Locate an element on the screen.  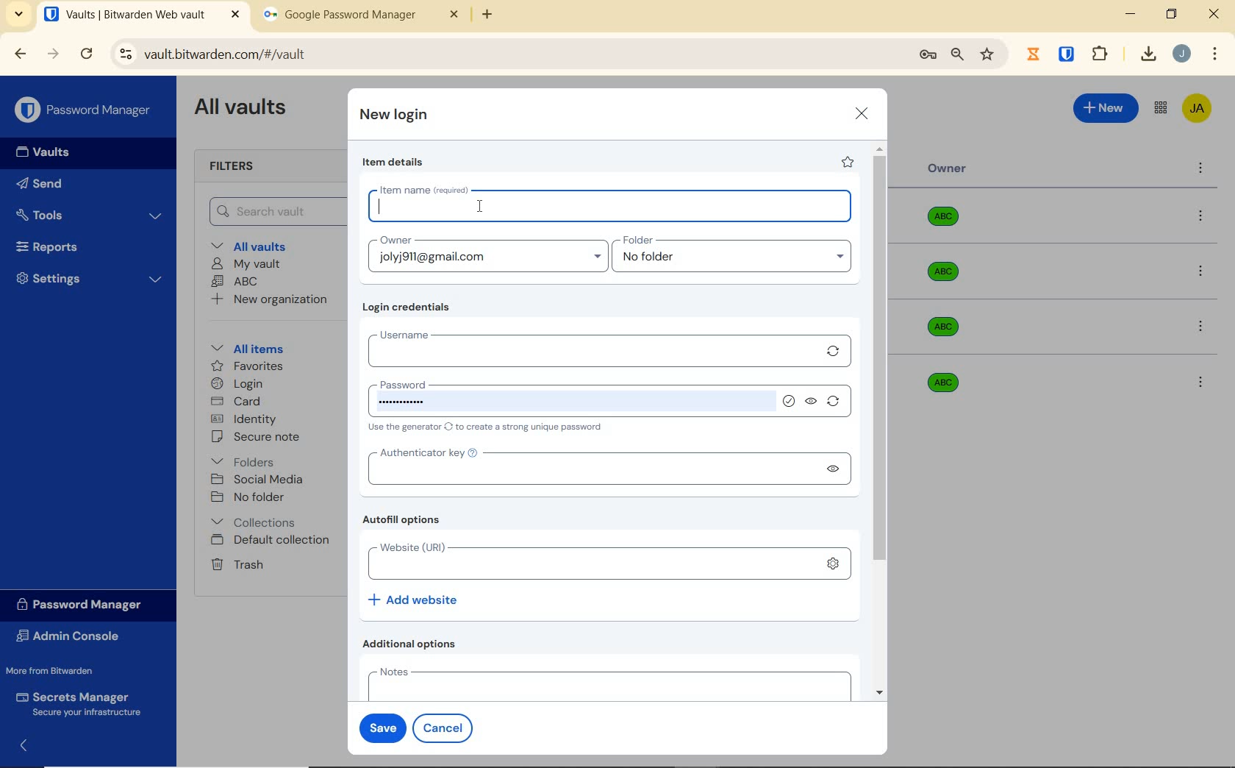
New organization is located at coordinates (268, 299).